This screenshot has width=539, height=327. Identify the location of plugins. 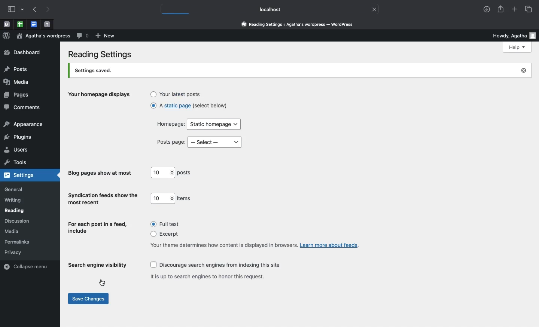
(18, 137).